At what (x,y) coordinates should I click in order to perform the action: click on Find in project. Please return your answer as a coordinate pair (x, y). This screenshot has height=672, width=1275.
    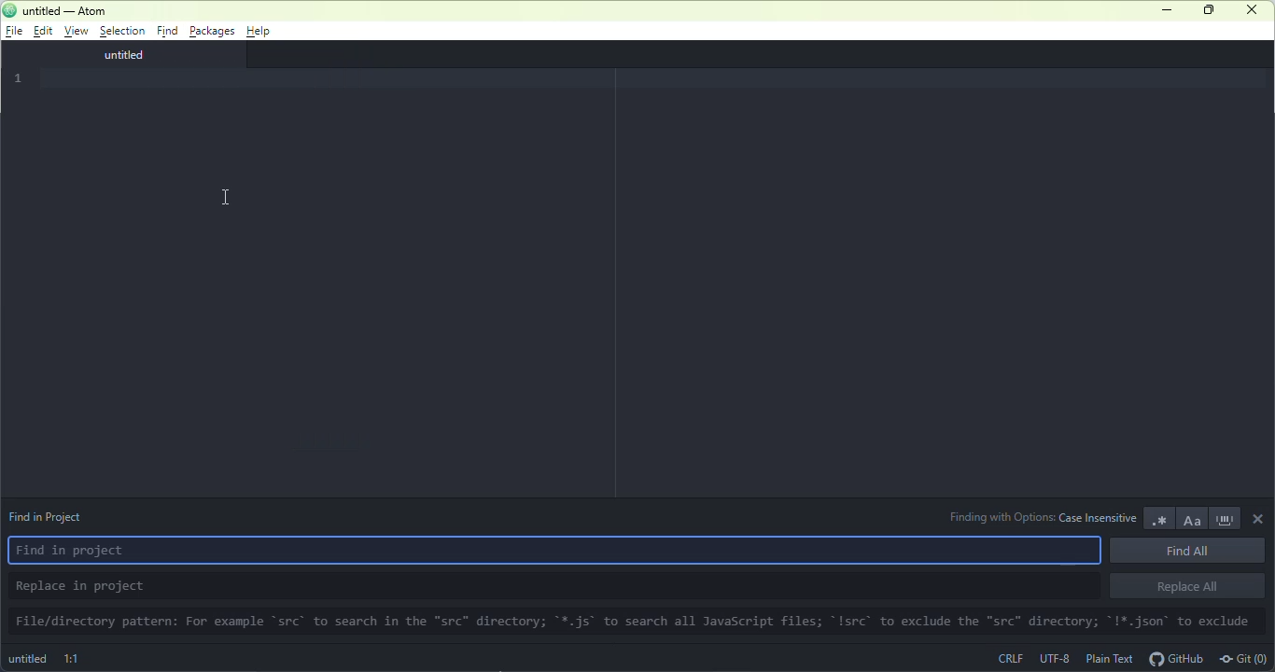
    Looking at the image, I should click on (560, 553).